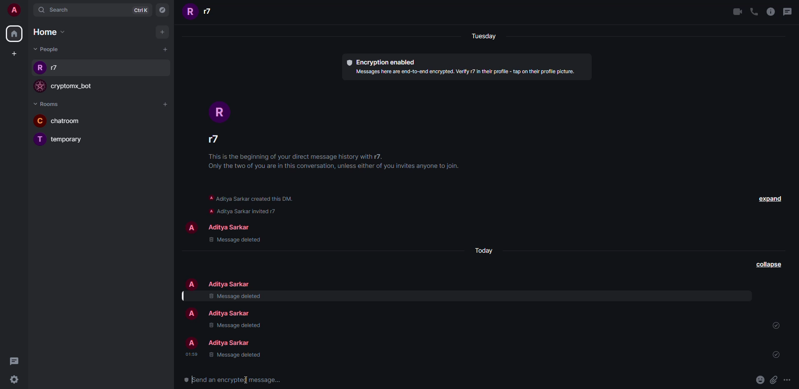  What do you see at coordinates (191, 343) in the screenshot?
I see `profile` at bounding box center [191, 343].